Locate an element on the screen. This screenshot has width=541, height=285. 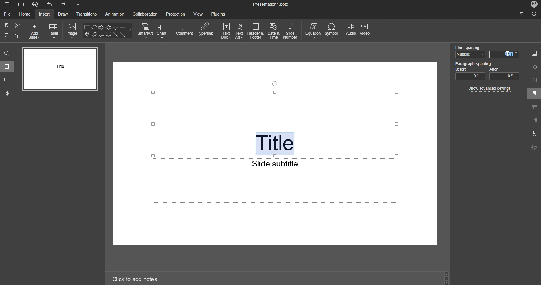
Slide subtitle is located at coordinates (276, 163).